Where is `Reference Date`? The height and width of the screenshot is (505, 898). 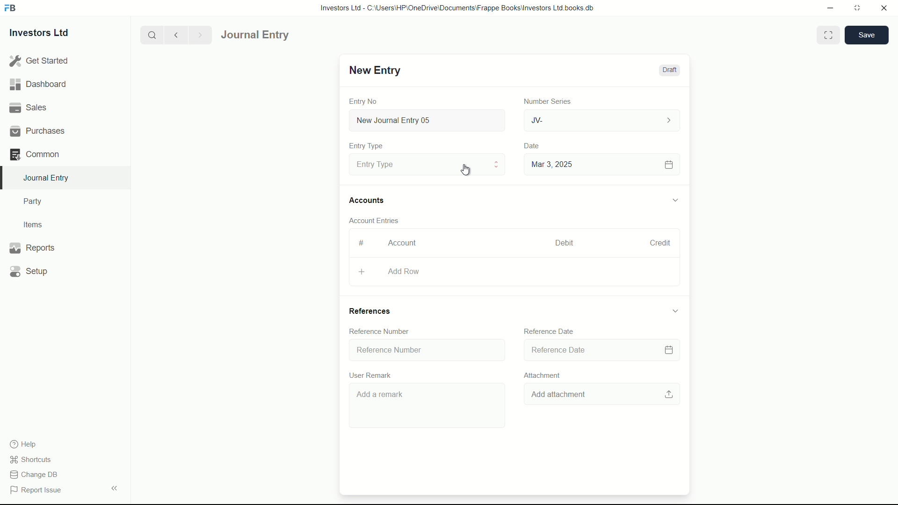
Reference Date is located at coordinates (549, 331).